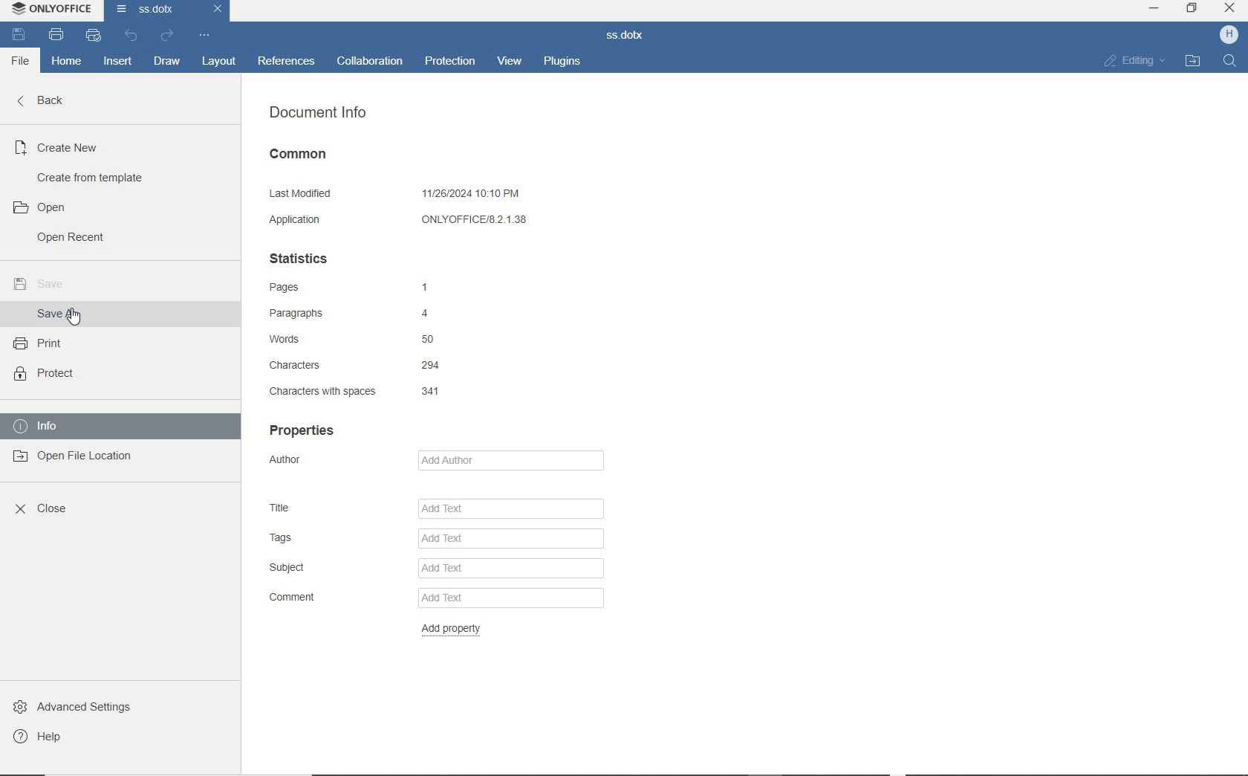 This screenshot has height=776, width=1248. Describe the element at coordinates (285, 61) in the screenshot. I see `REFERENCES` at that location.